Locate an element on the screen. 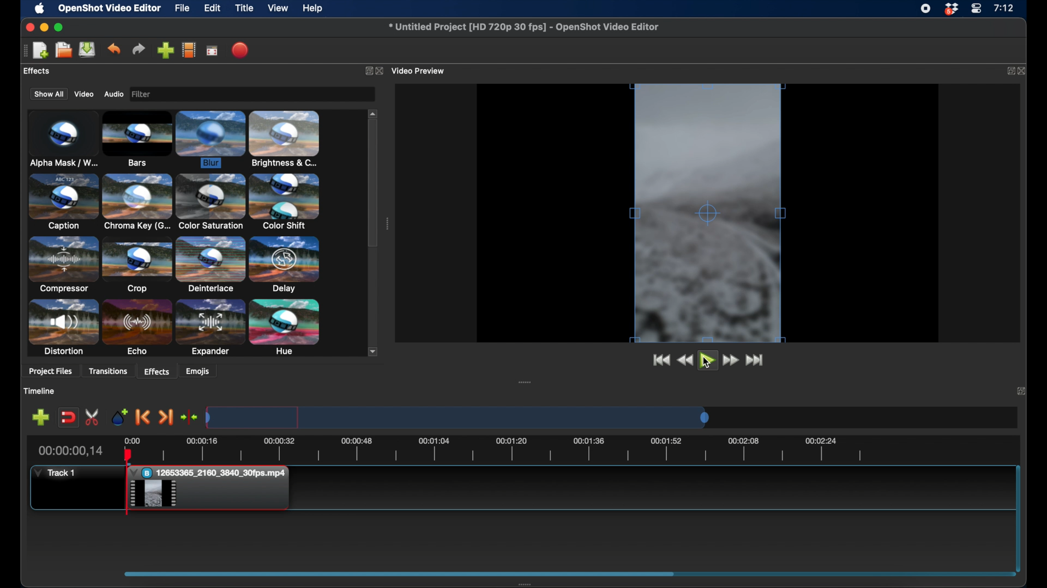 This screenshot has width=1047, height=588. close is located at coordinates (382, 71).